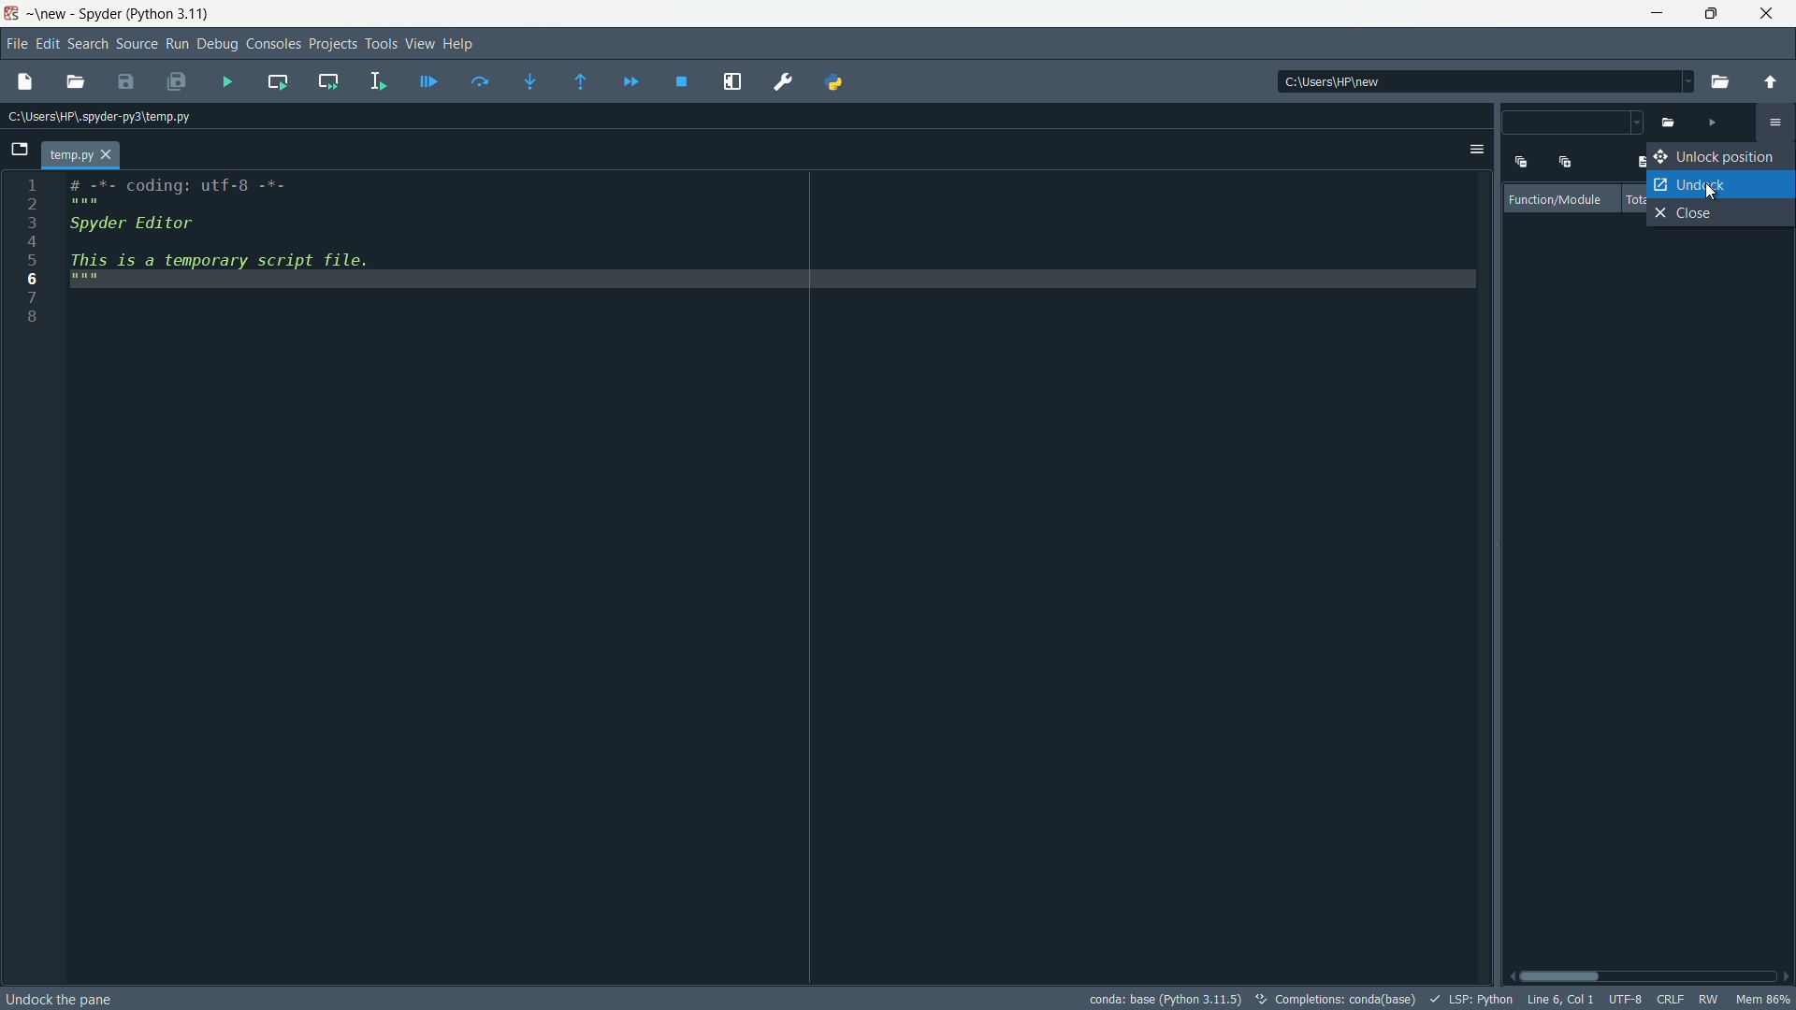  I want to click on 8, so click(35, 315).